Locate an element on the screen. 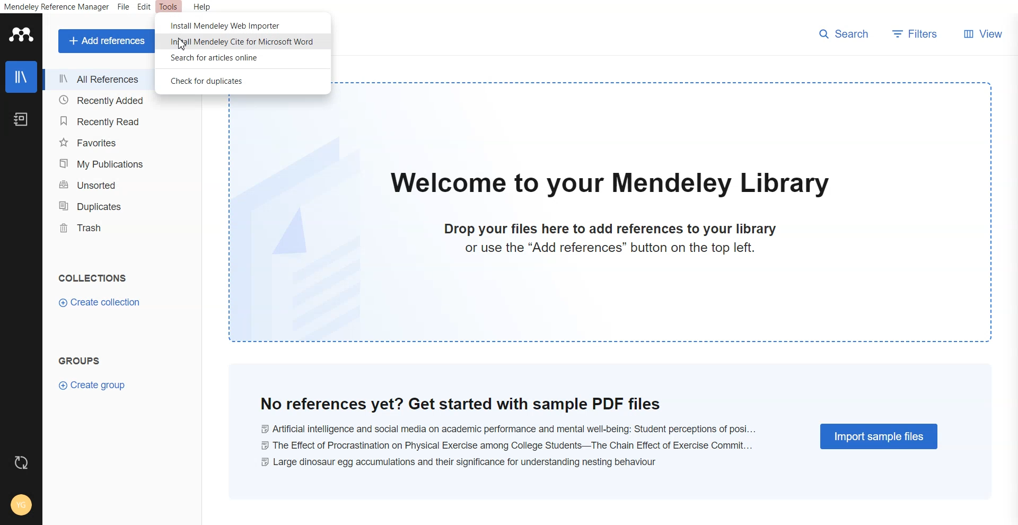 This screenshot has height=525, width=1018. or use the "Add references" button on the top left. is located at coordinates (610, 248).